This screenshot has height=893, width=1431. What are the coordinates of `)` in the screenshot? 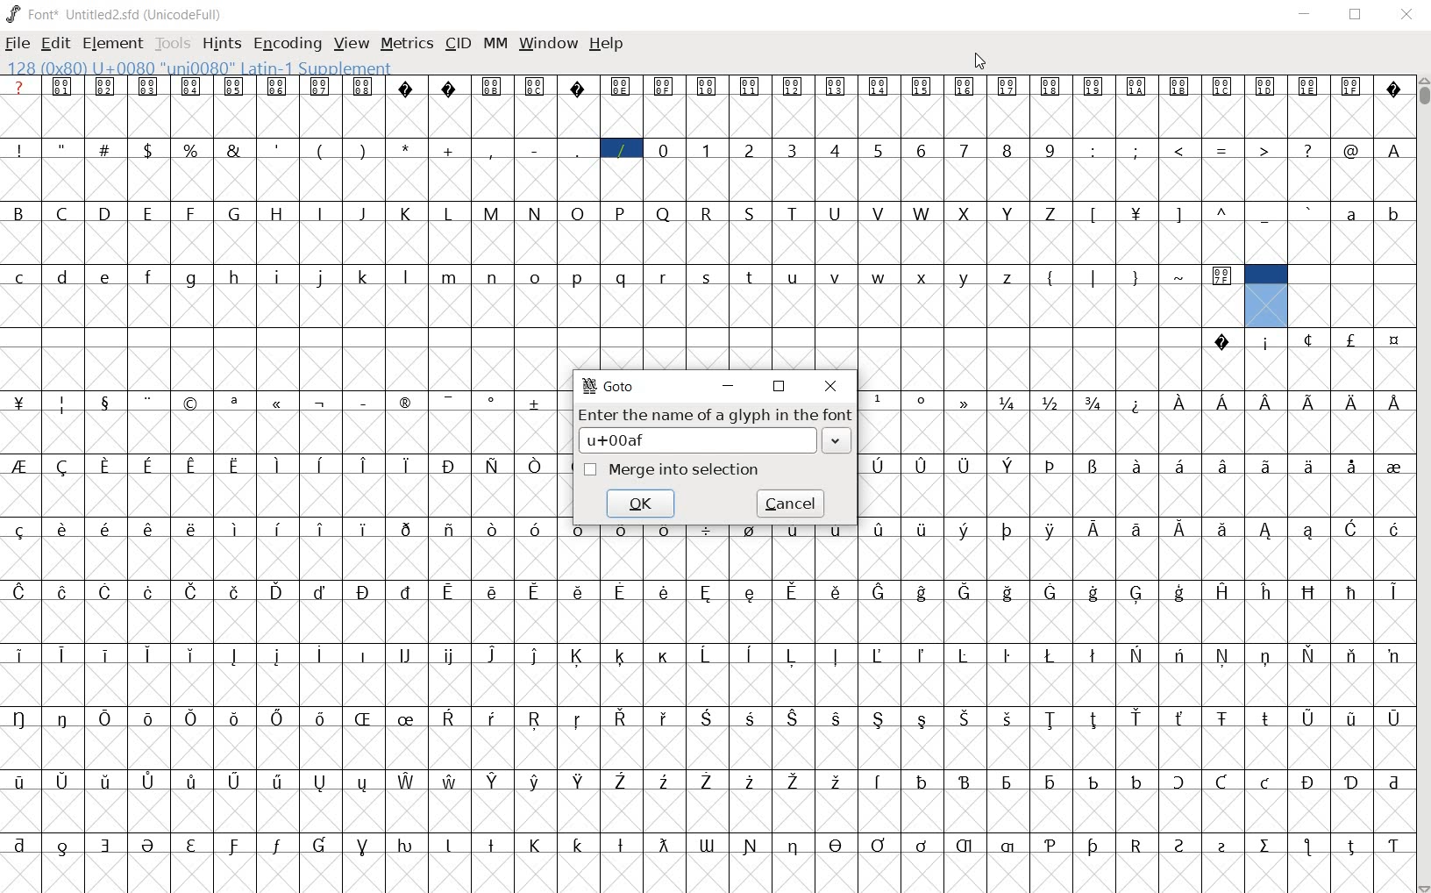 It's located at (366, 150).